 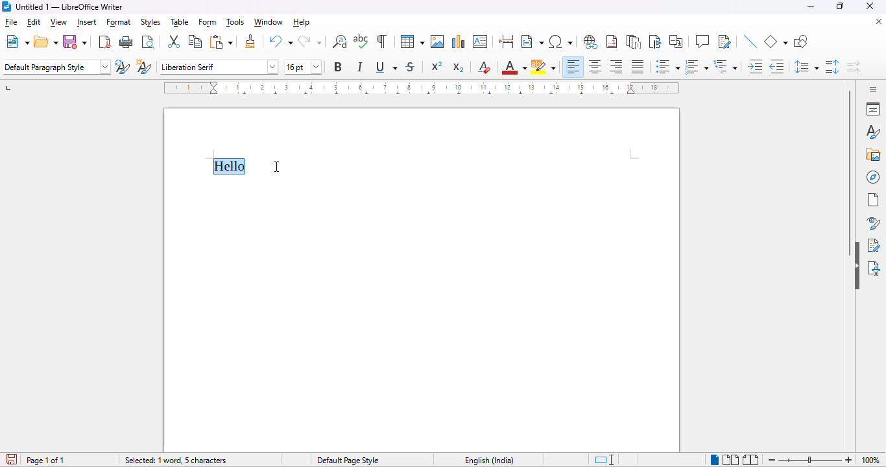 I want to click on Hello, so click(x=230, y=167).